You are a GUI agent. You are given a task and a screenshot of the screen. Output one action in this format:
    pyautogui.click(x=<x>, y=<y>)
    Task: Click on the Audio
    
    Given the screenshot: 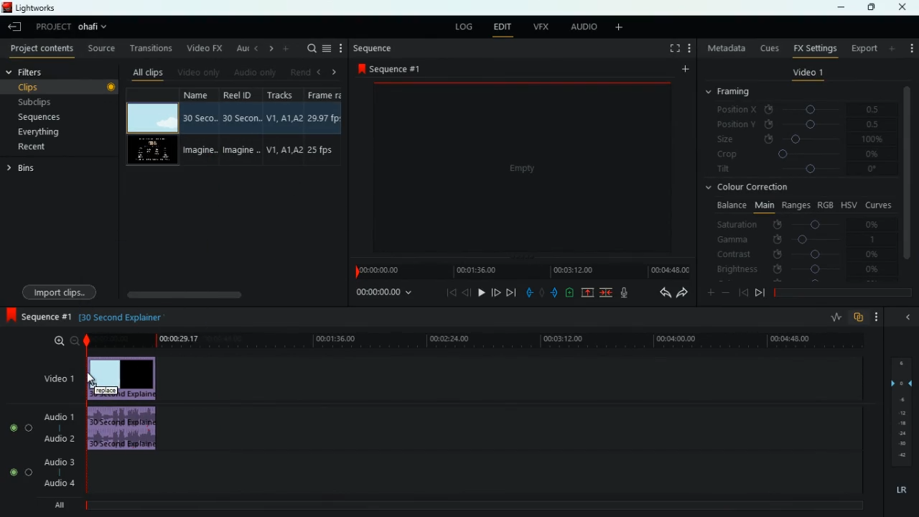 What is the action you would take?
    pyautogui.click(x=17, y=472)
    